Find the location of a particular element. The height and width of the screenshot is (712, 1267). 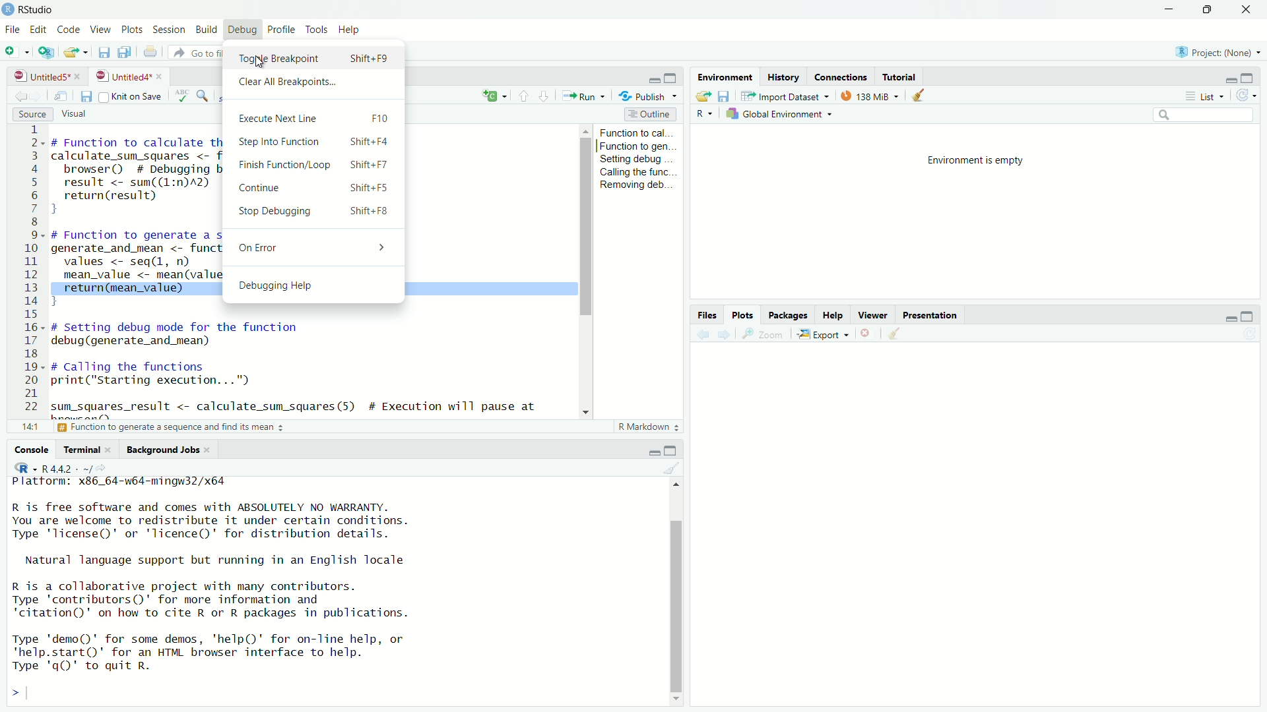

packages is located at coordinates (790, 315).